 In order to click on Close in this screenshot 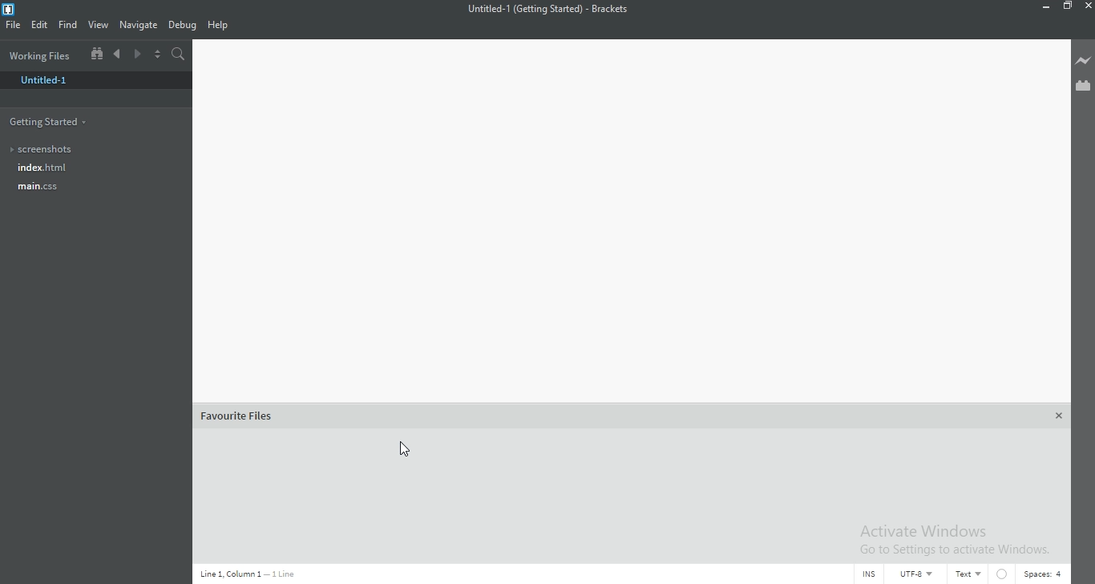, I will do `click(1061, 416)`.